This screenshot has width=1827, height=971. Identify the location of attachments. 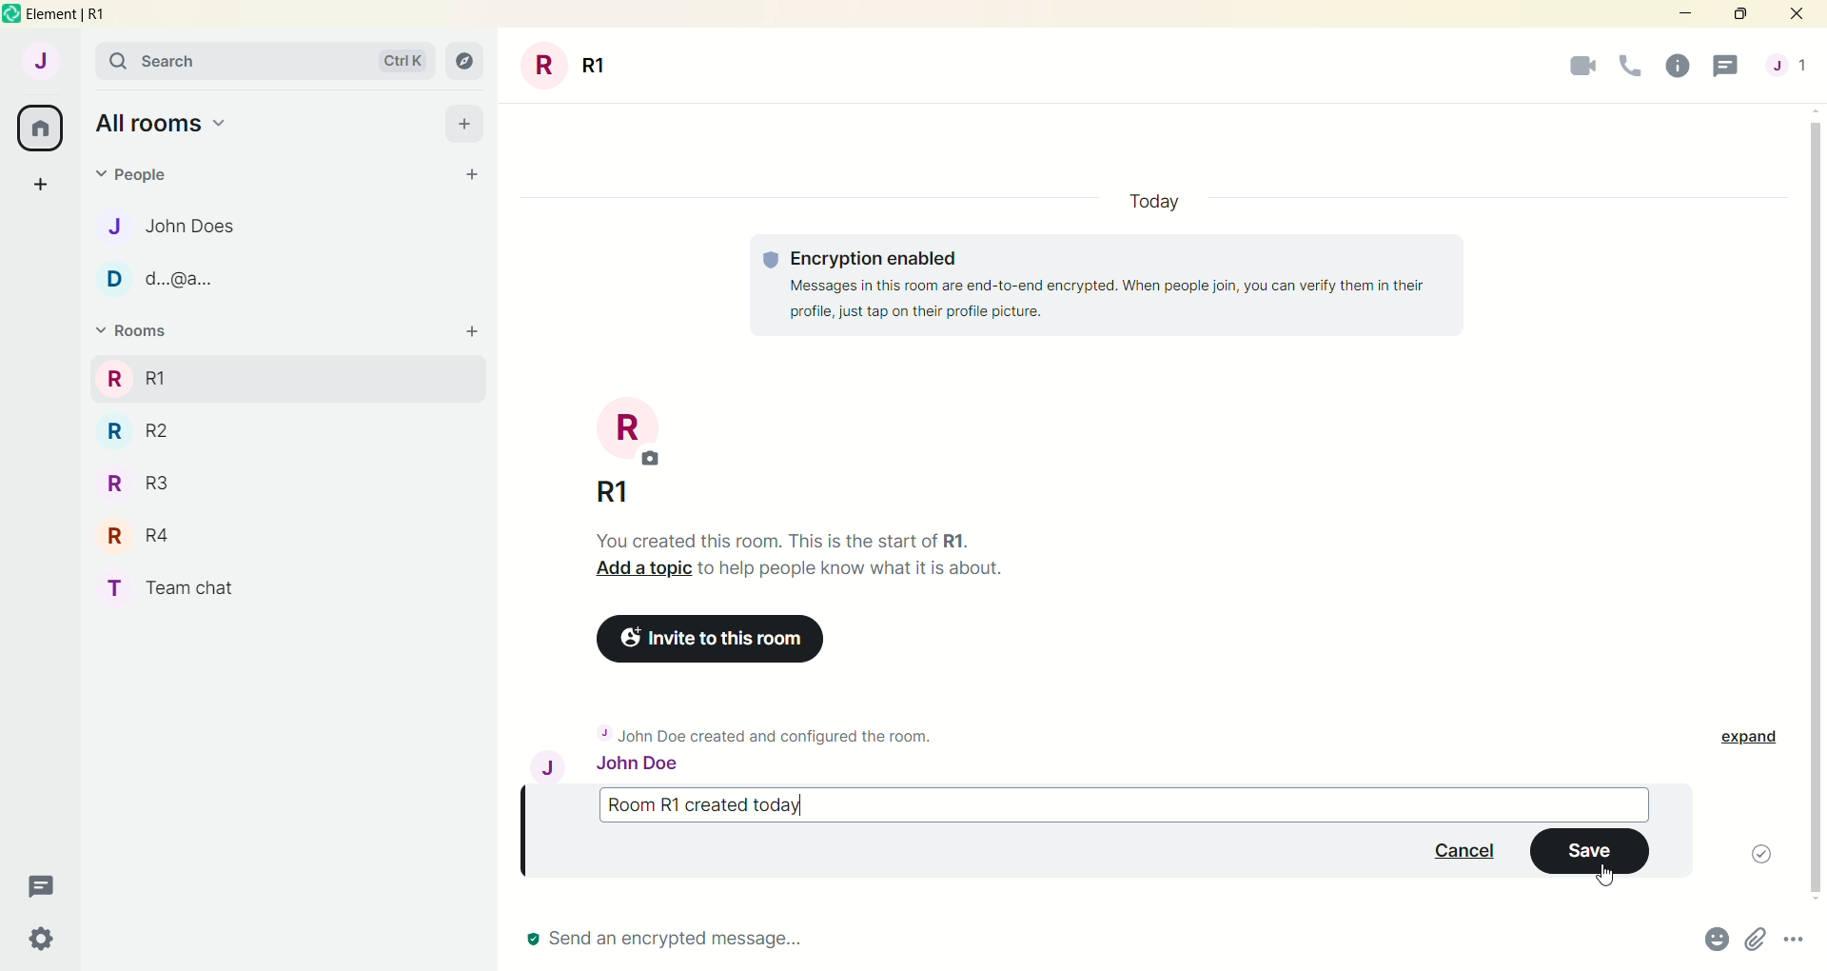
(1756, 941).